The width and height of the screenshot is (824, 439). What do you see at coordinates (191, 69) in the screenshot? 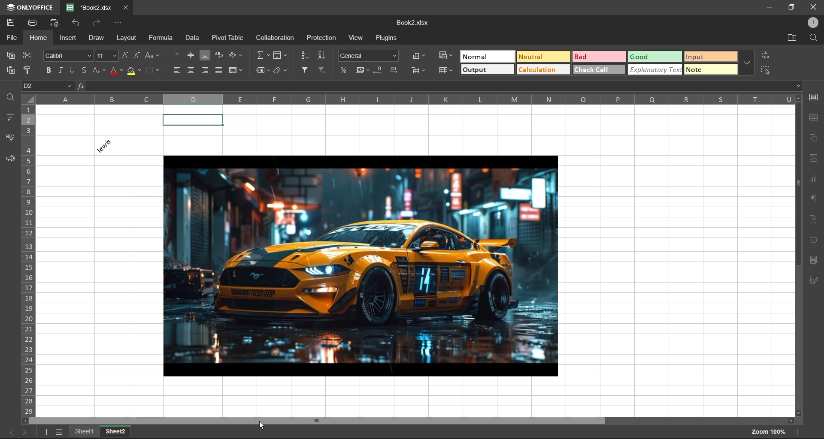
I see `align center` at bounding box center [191, 69].